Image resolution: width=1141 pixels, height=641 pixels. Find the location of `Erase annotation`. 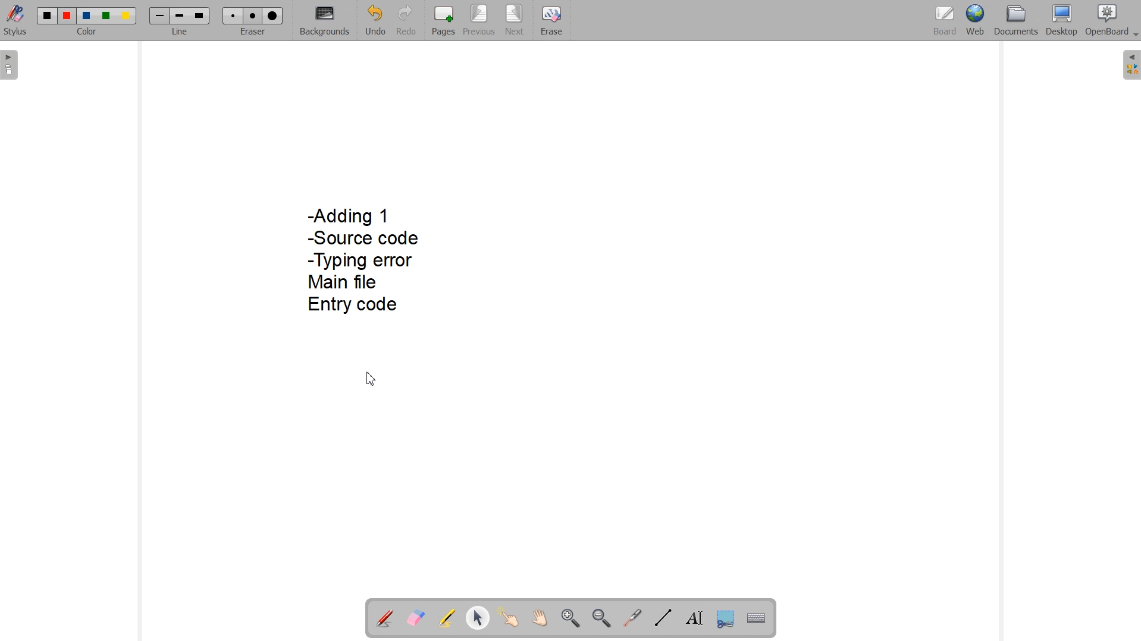

Erase annotation is located at coordinates (416, 617).